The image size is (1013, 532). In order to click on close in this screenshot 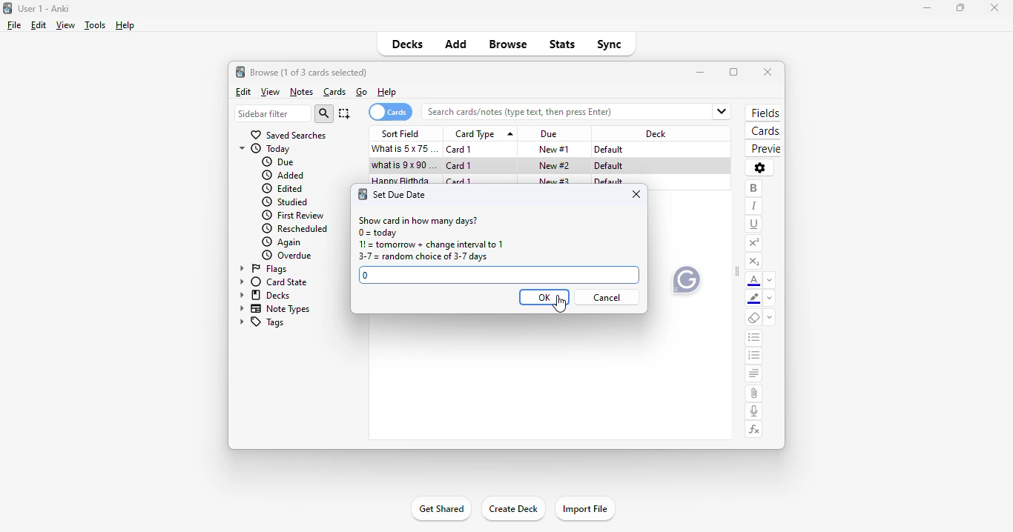, I will do `click(768, 72)`.